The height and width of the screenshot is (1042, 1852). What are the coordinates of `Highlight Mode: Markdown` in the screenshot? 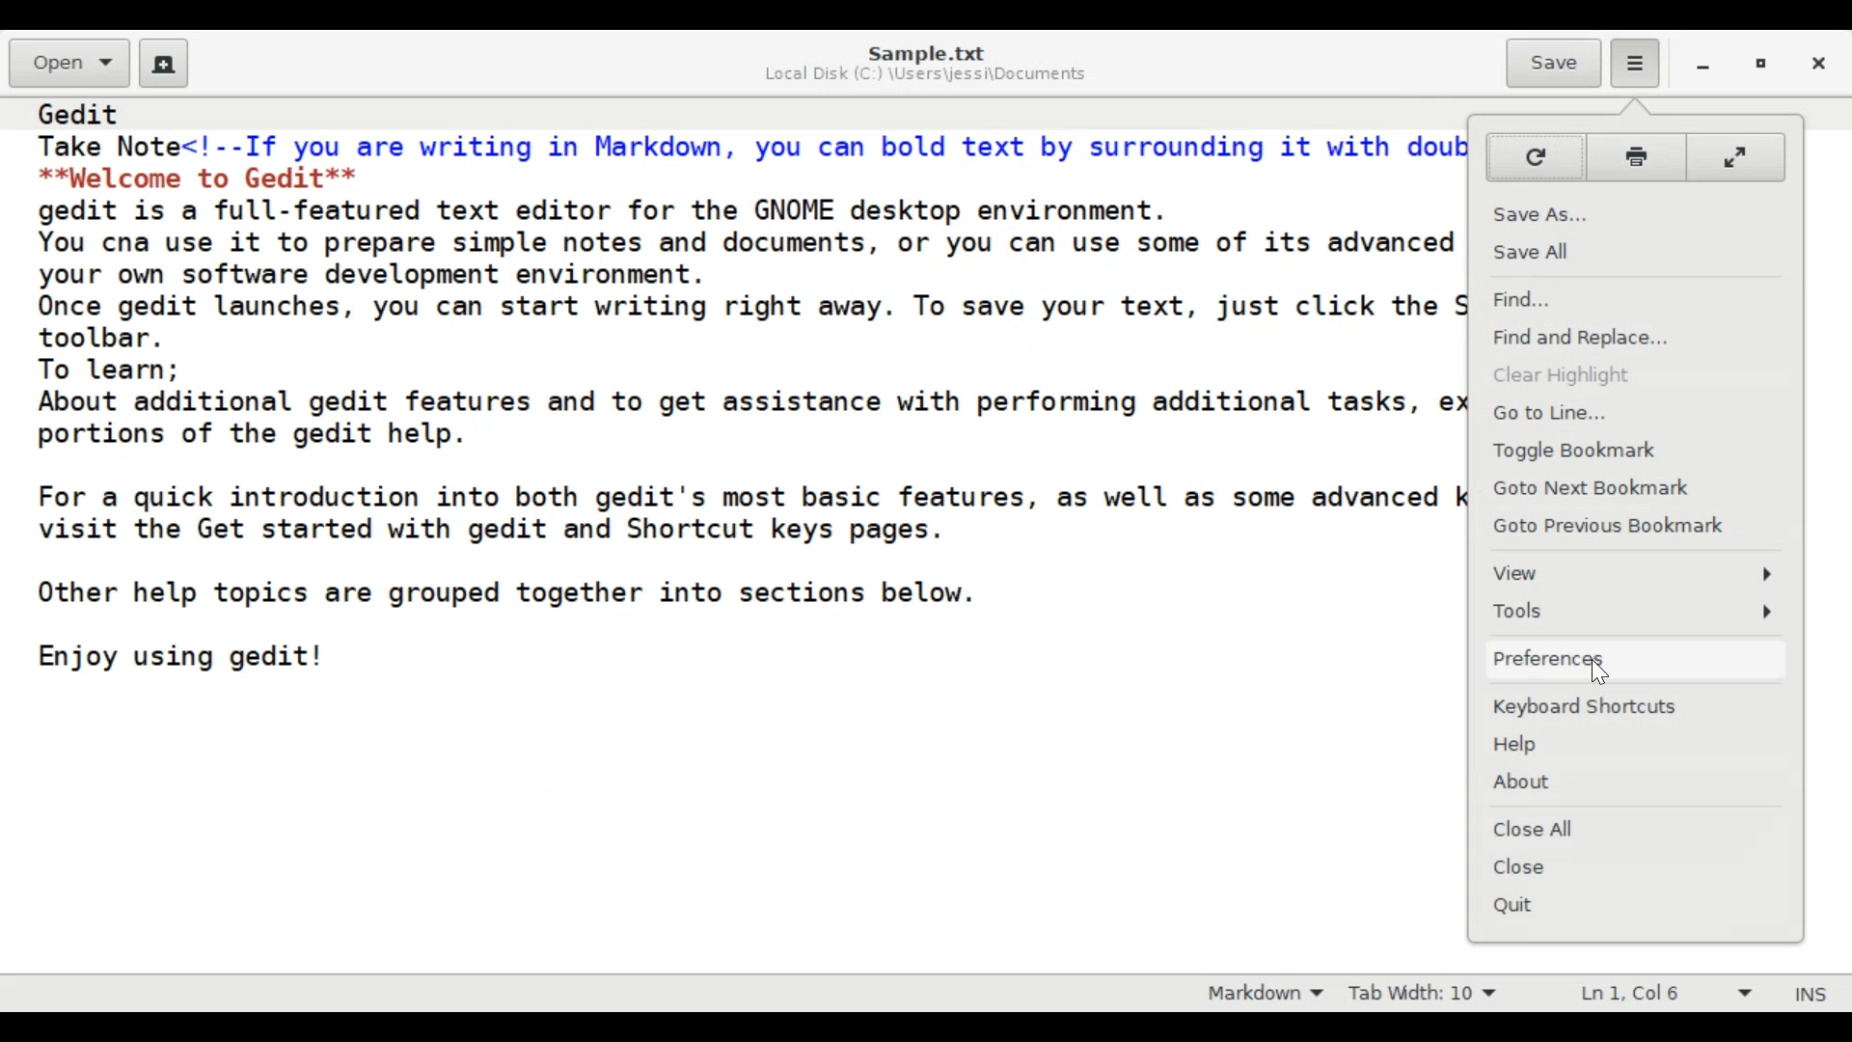 It's located at (1272, 992).